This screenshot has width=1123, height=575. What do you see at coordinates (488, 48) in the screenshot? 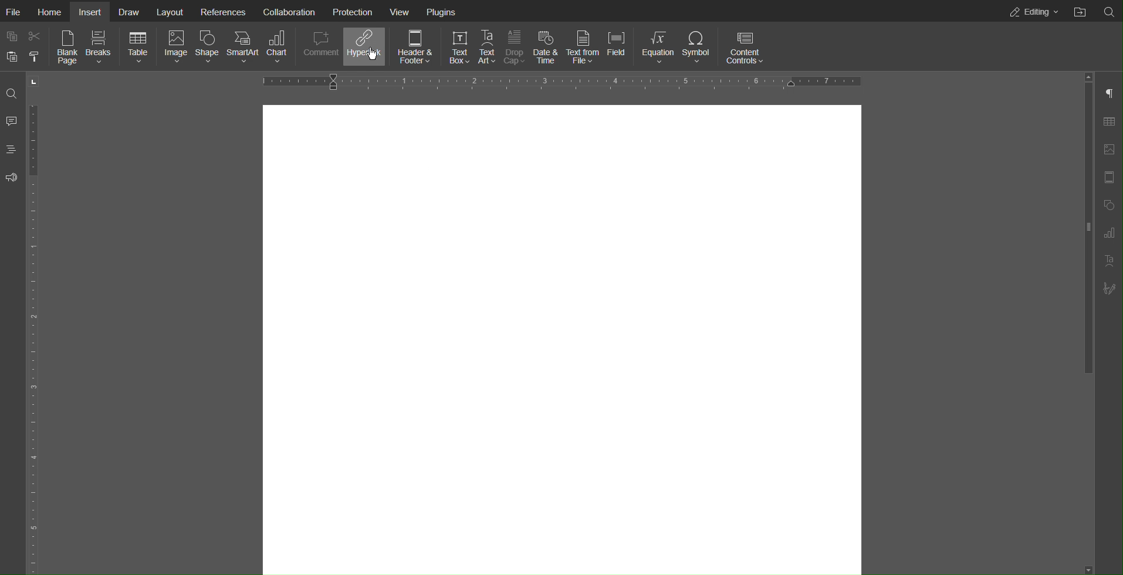
I see `Text Art` at bounding box center [488, 48].